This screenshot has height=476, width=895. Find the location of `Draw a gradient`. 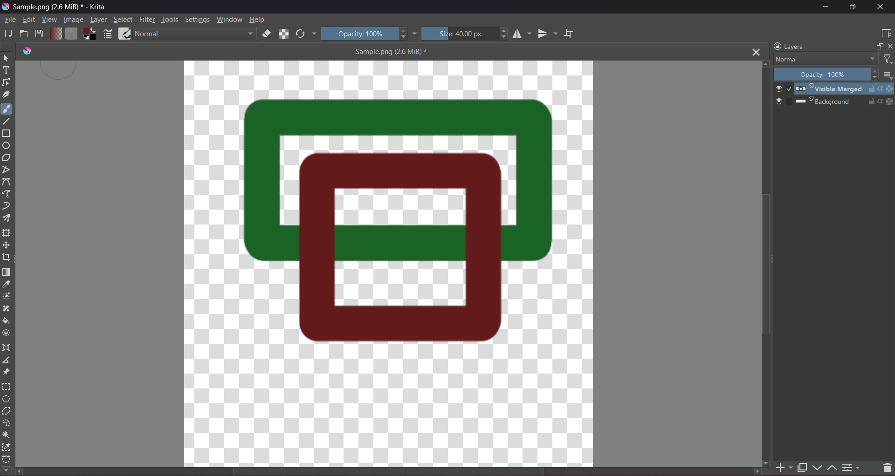

Draw a gradient is located at coordinates (7, 272).